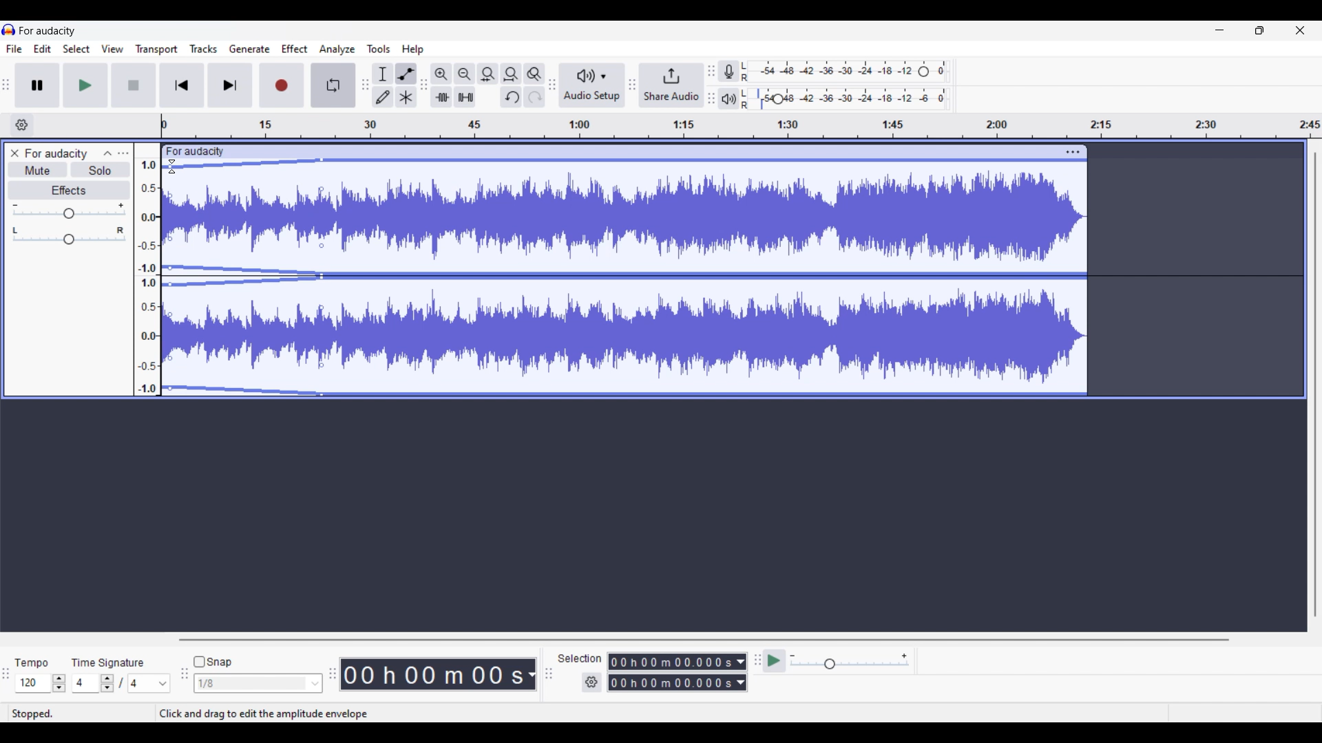 This screenshot has height=743, width=1322. What do you see at coordinates (231, 85) in the screenshot?
I see `Skip/Select to end` at bounding box center [231, 85].